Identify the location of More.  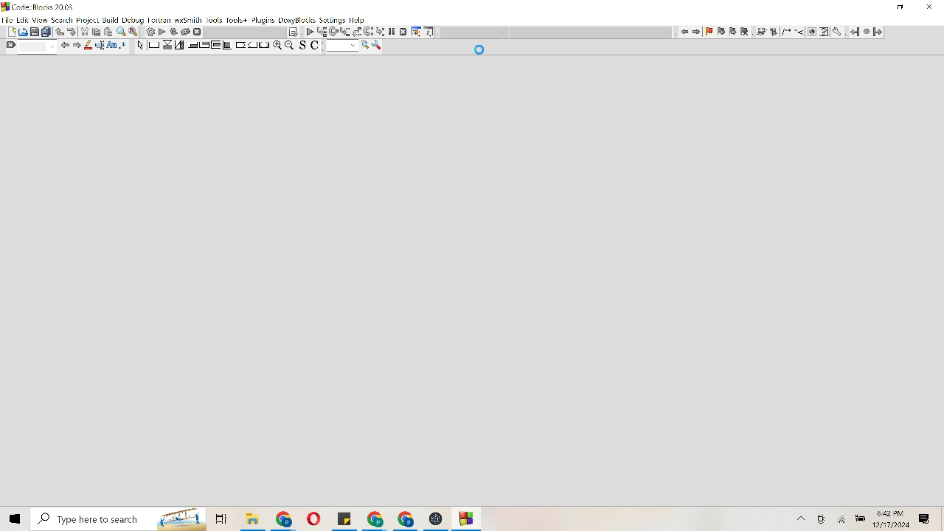
(802, 518).